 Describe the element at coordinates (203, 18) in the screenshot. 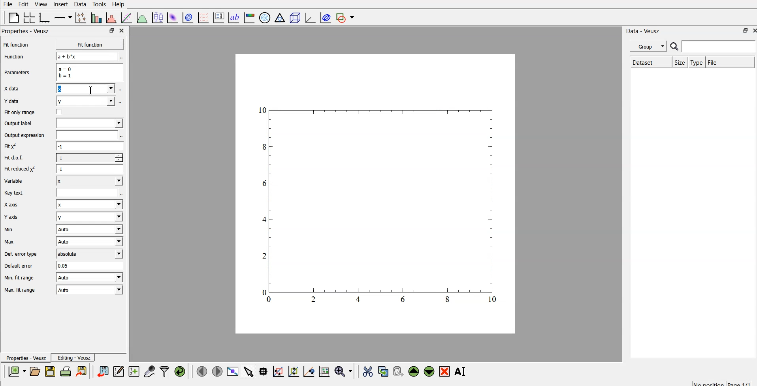

I see `plot a vector field` at that location.